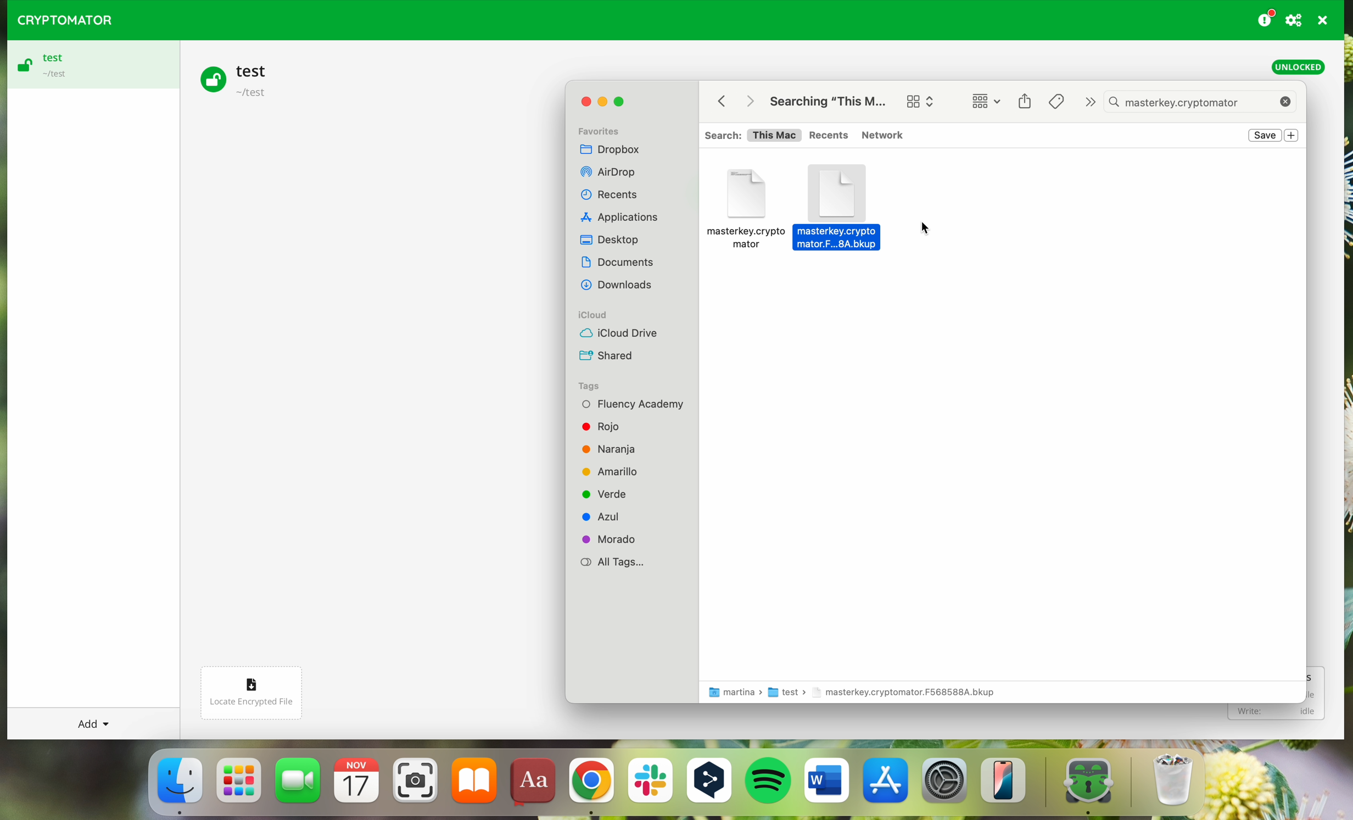 Image resolution: width=1353 pixels, height=820 pixels. I want to click on share, so click(1026, 102).